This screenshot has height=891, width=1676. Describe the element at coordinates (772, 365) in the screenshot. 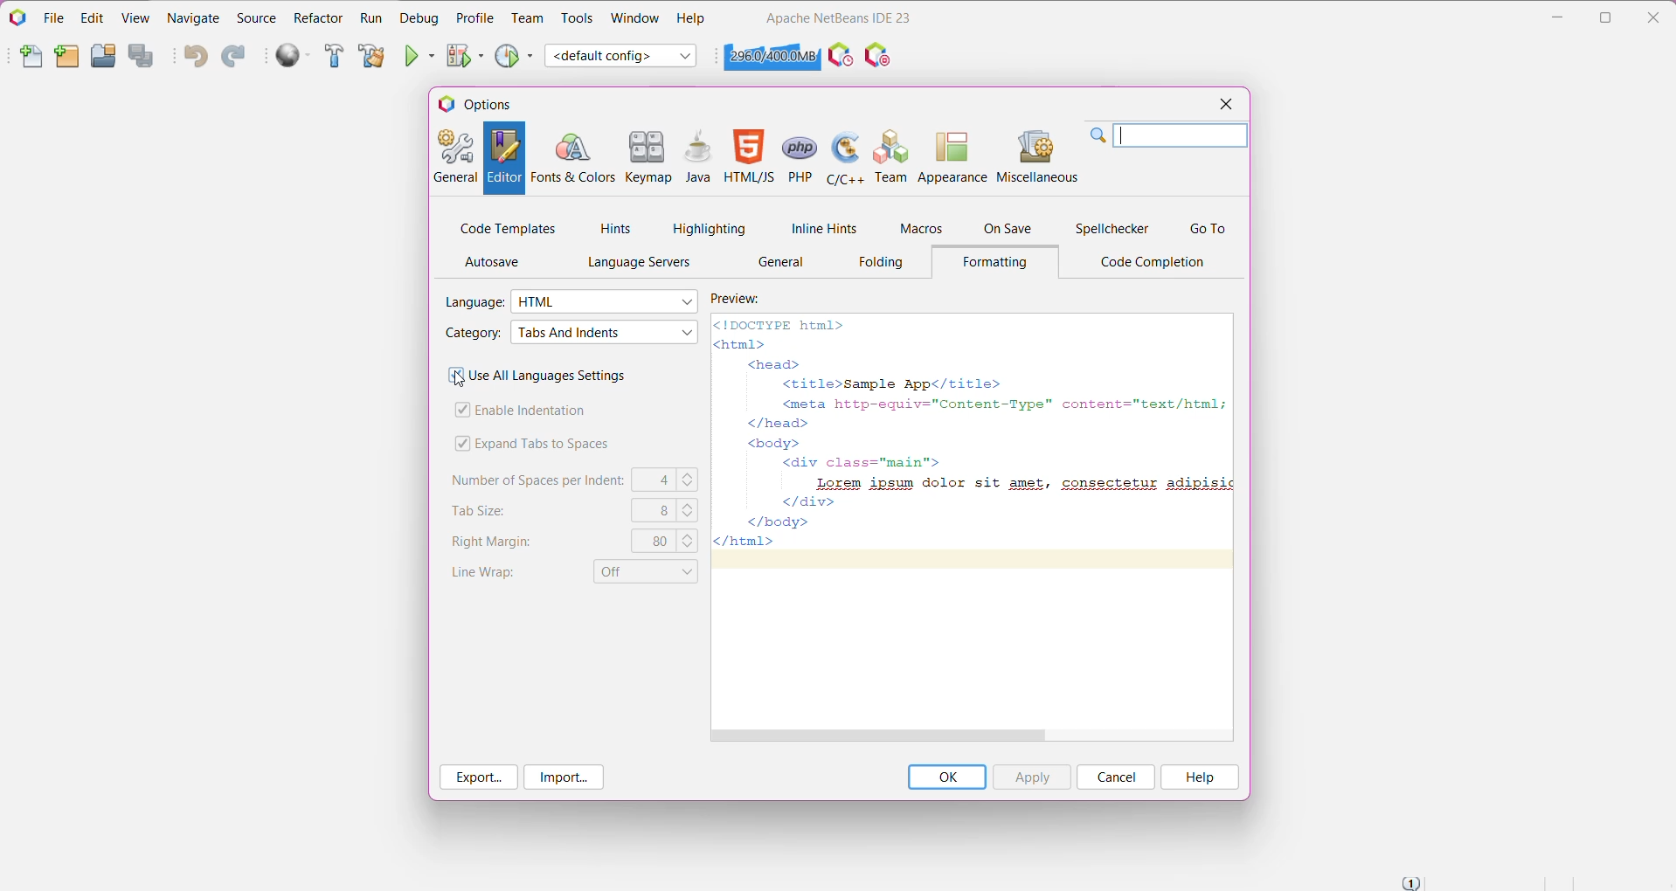

I see `<head>` at that location.